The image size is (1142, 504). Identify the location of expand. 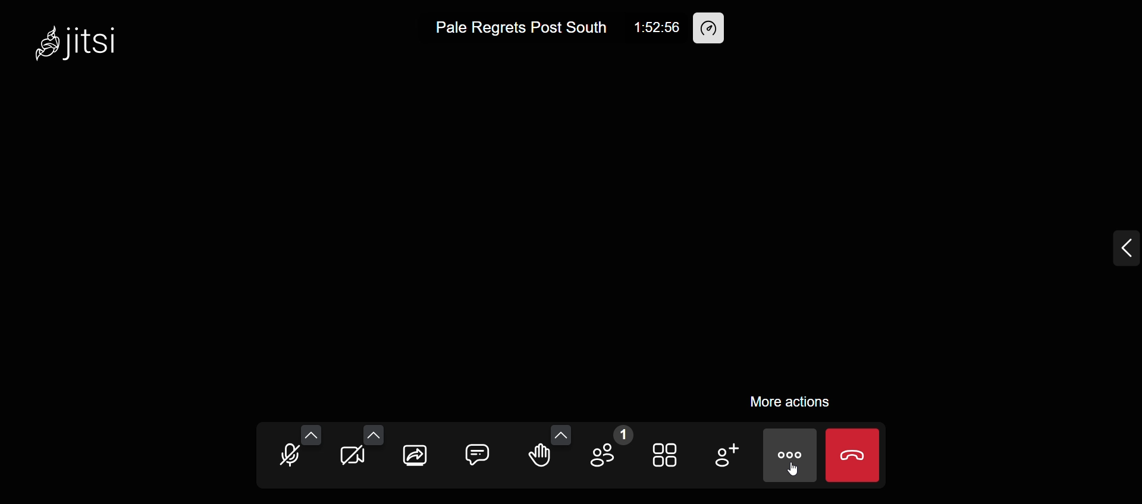
(1106, 245).